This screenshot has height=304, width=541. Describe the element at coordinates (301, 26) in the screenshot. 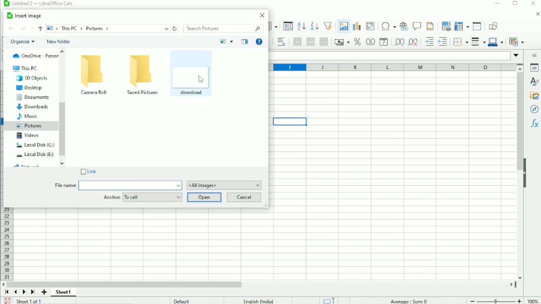

I see `Sort ascending` at that location.